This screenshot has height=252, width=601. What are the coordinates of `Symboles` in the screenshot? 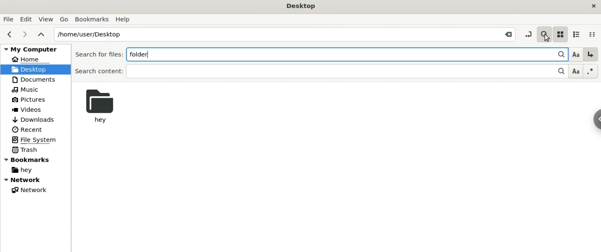 It's located at (591, 71).